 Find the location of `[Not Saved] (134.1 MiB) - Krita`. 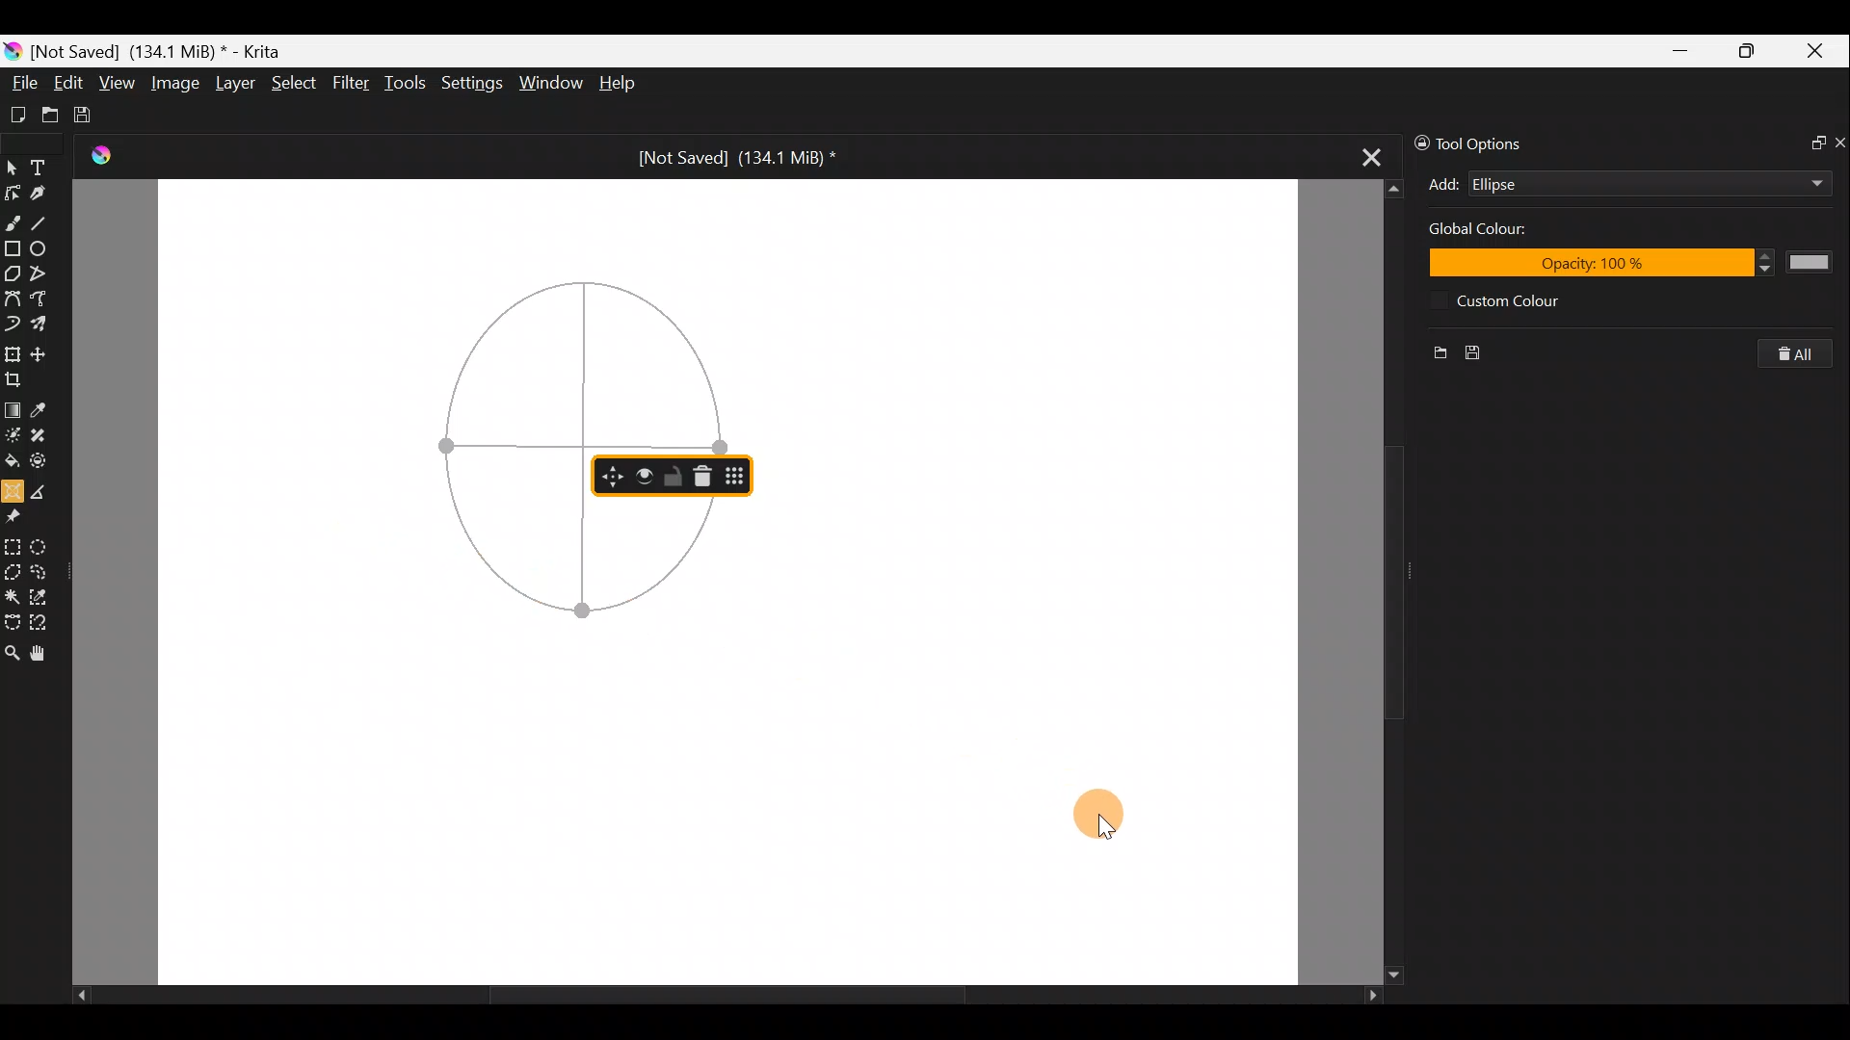

[Not Saved] (134.1 MiB) - Krita is located at coordinates (168, 52).